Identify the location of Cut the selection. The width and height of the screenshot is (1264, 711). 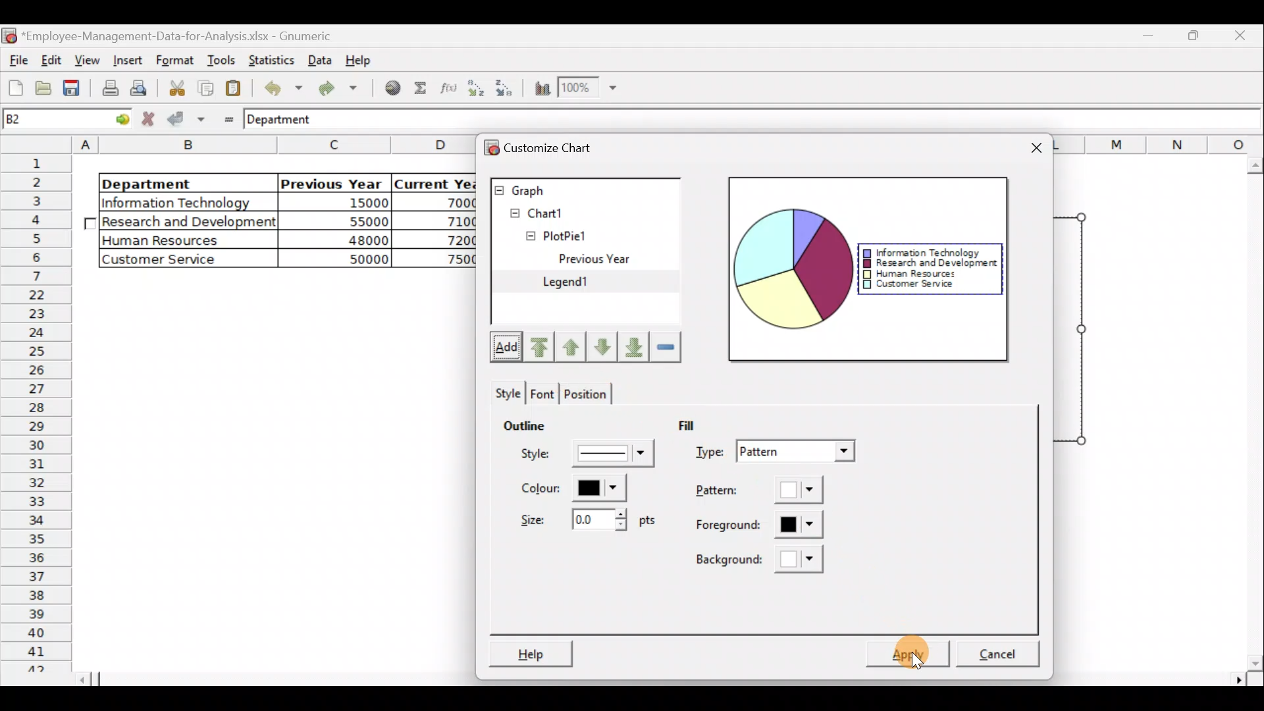
(176, 86).